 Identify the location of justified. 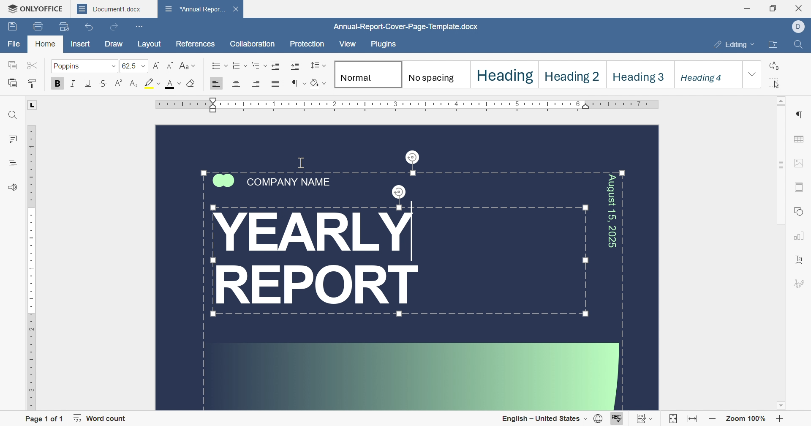
(278, 84).